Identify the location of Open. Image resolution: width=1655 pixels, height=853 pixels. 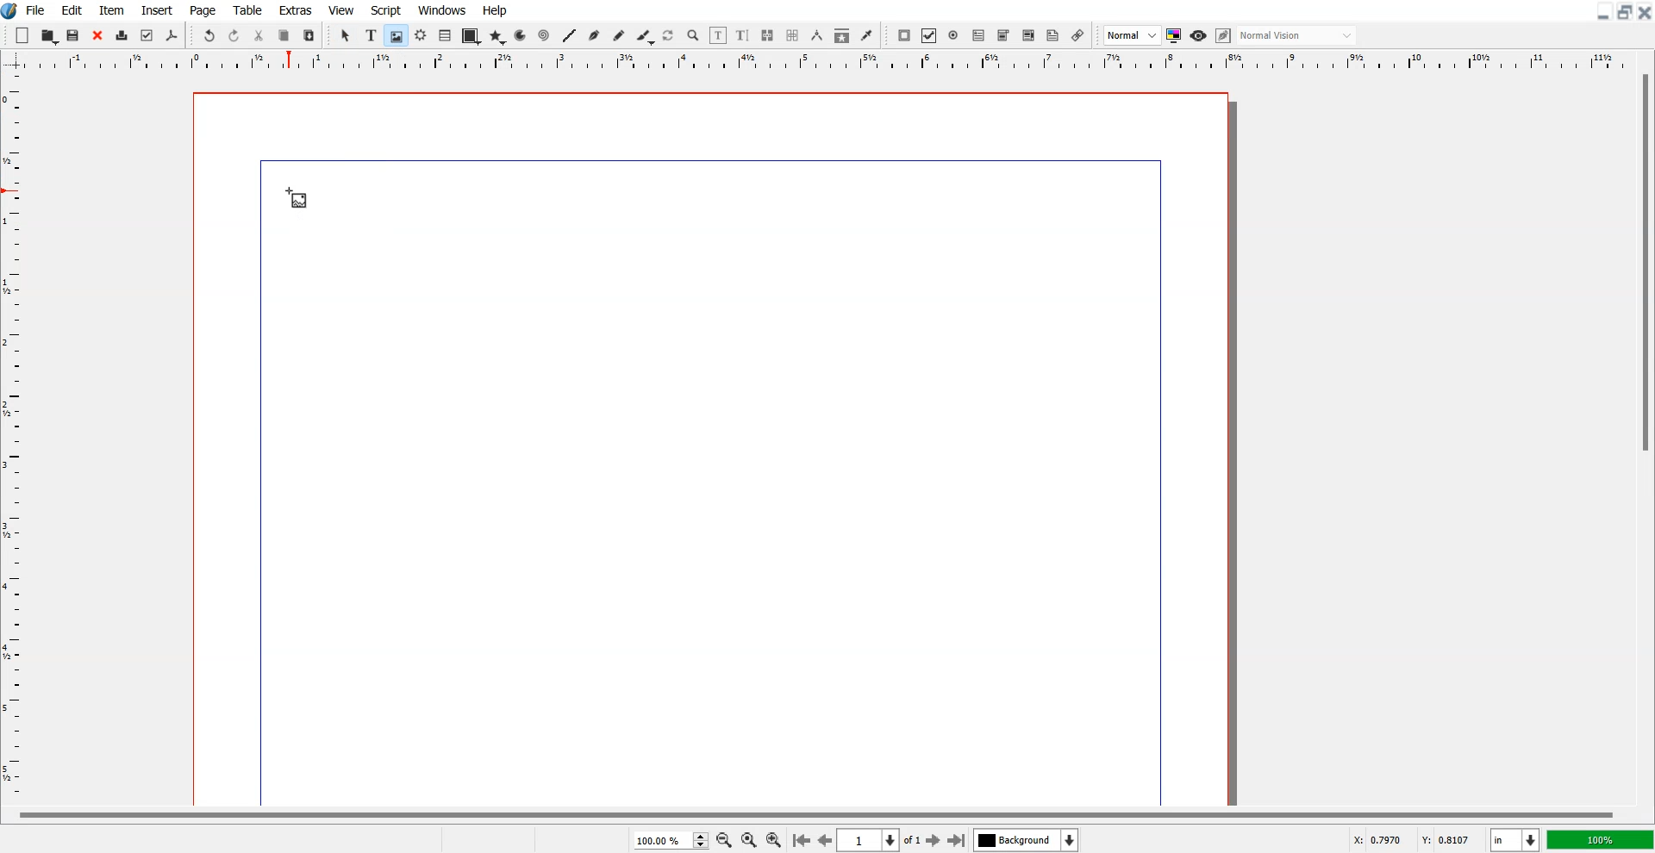
(49, 35).